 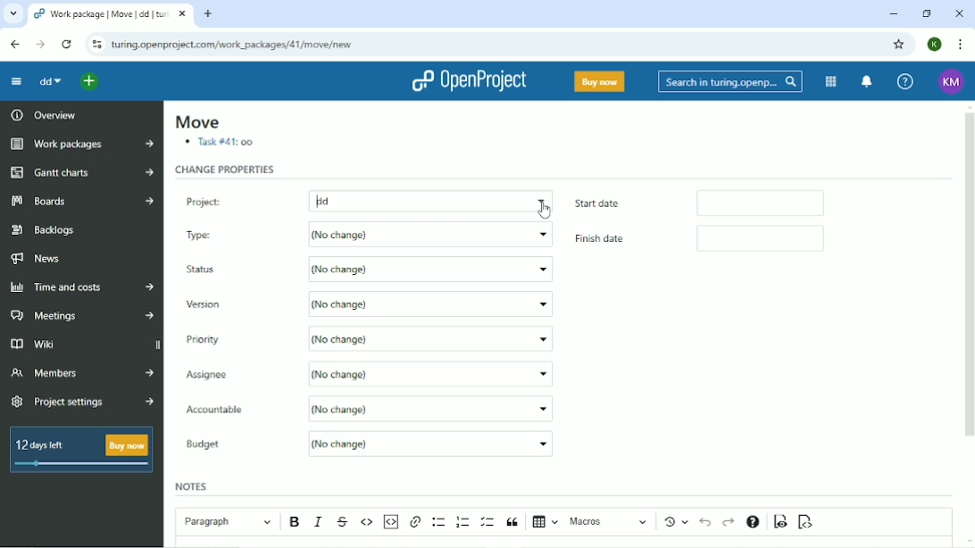 I want to click on Italic, so click(x=320, y=521).